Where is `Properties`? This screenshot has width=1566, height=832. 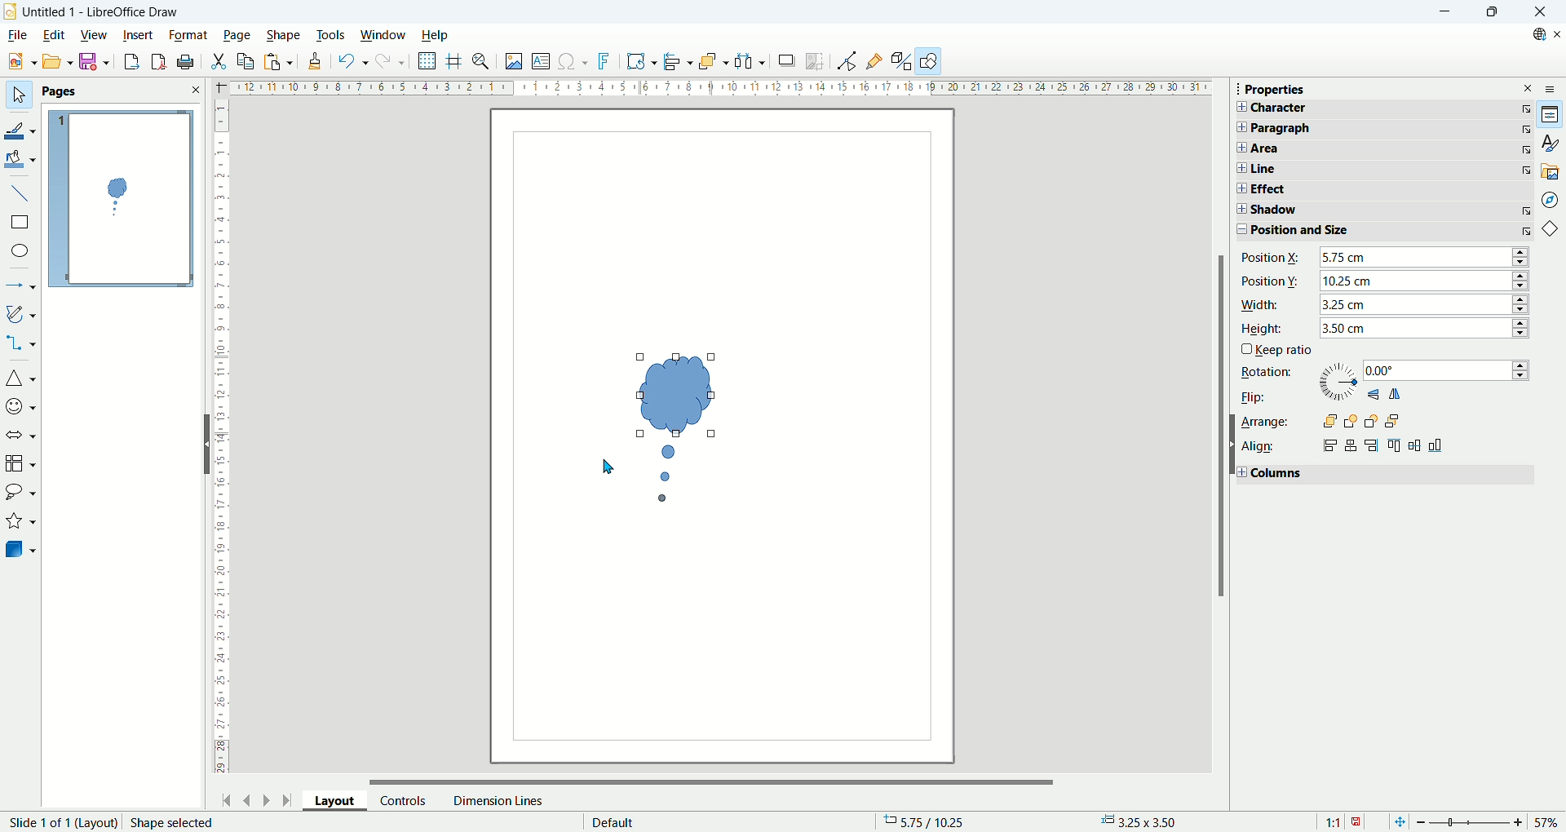
Properties is located at coordinates (1551, 115).